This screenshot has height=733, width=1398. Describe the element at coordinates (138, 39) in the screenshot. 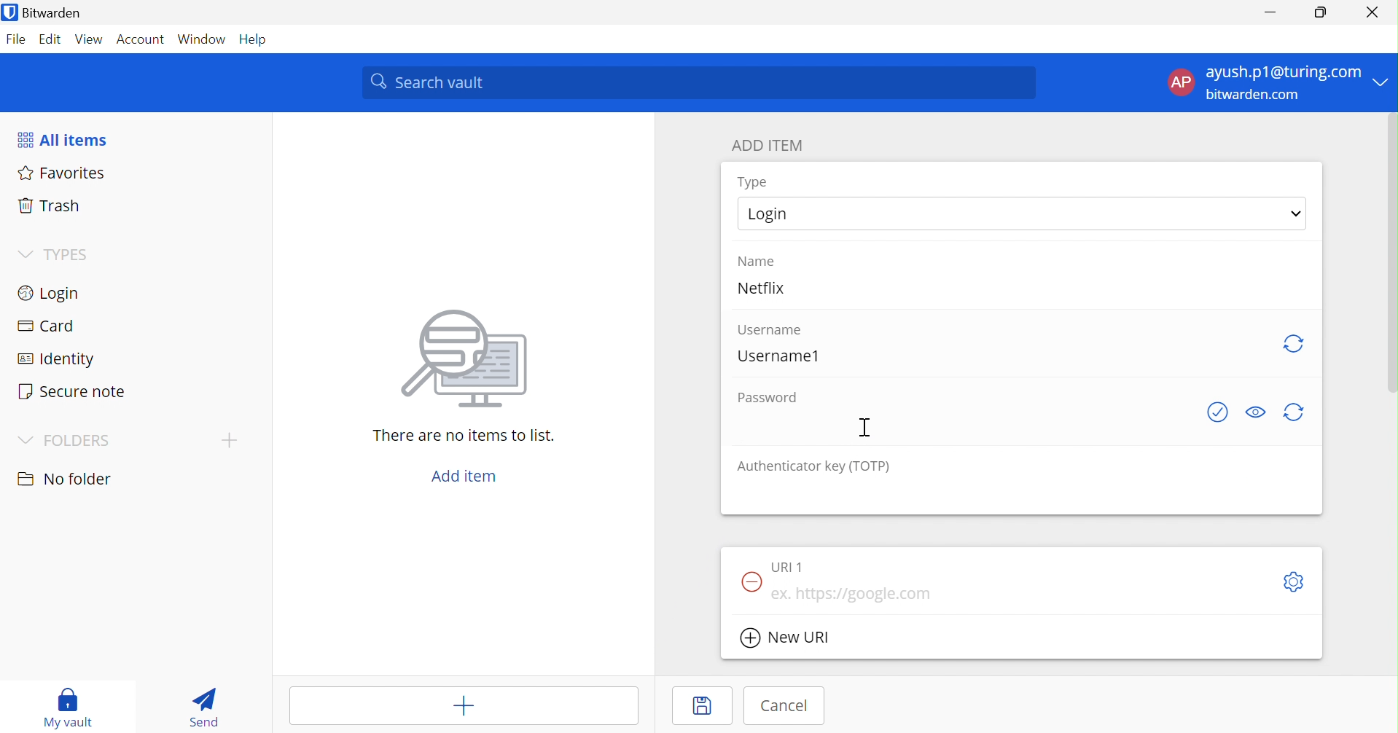

I see `Account` at that location.